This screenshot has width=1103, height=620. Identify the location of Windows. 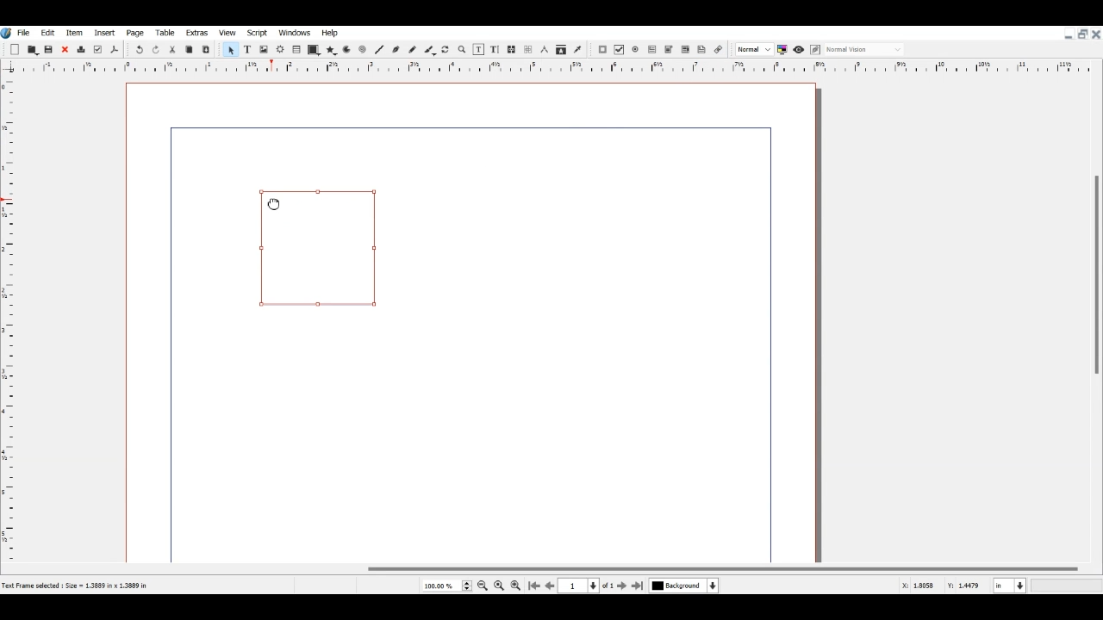
(296, 32).